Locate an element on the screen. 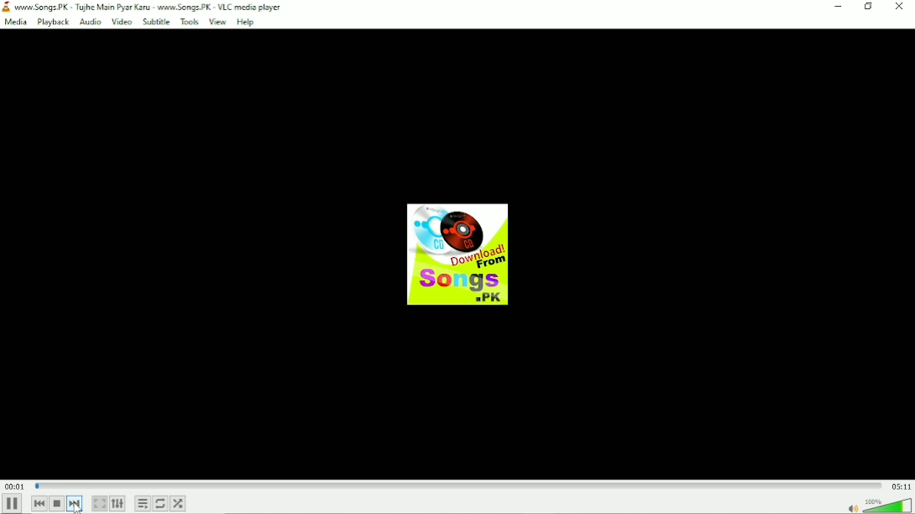 The image size is (915, 514). Next is located at coordinates (76, 504).